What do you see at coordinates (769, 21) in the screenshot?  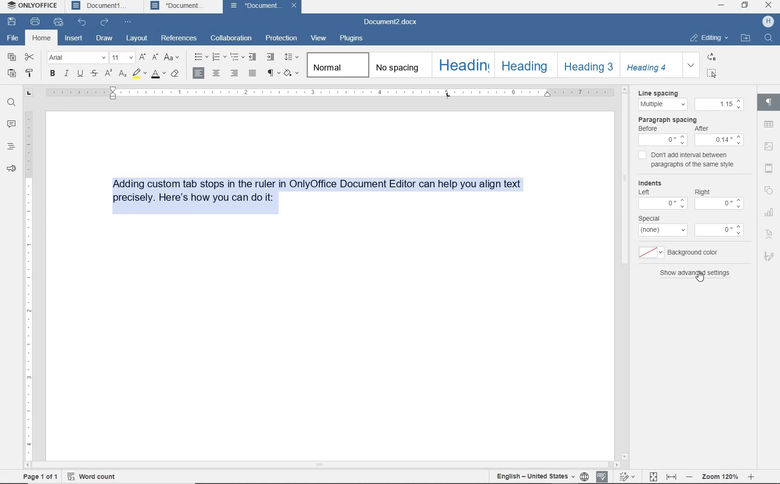 I see `profile` at bounding box center [769, 21].